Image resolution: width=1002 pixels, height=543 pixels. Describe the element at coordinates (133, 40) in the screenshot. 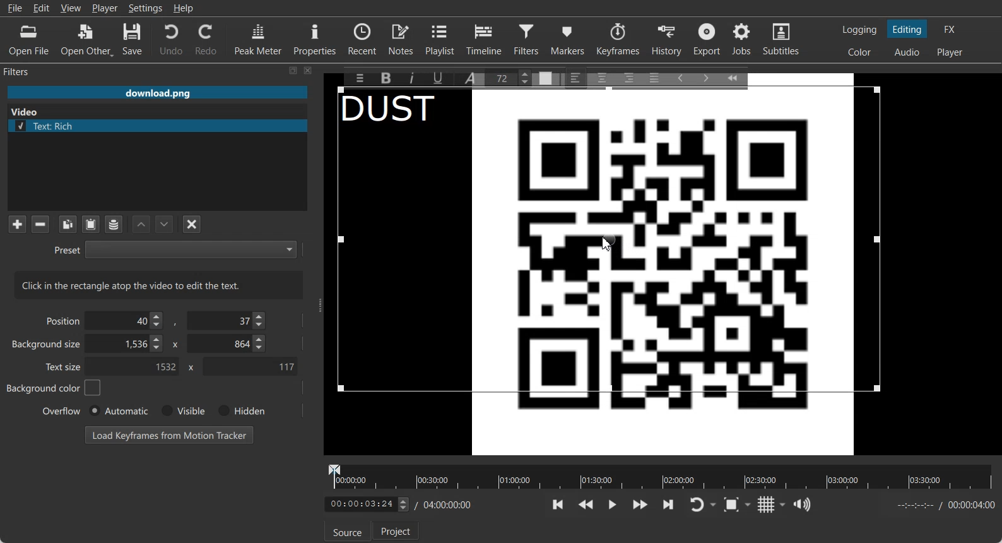

I see `Save` at that location.